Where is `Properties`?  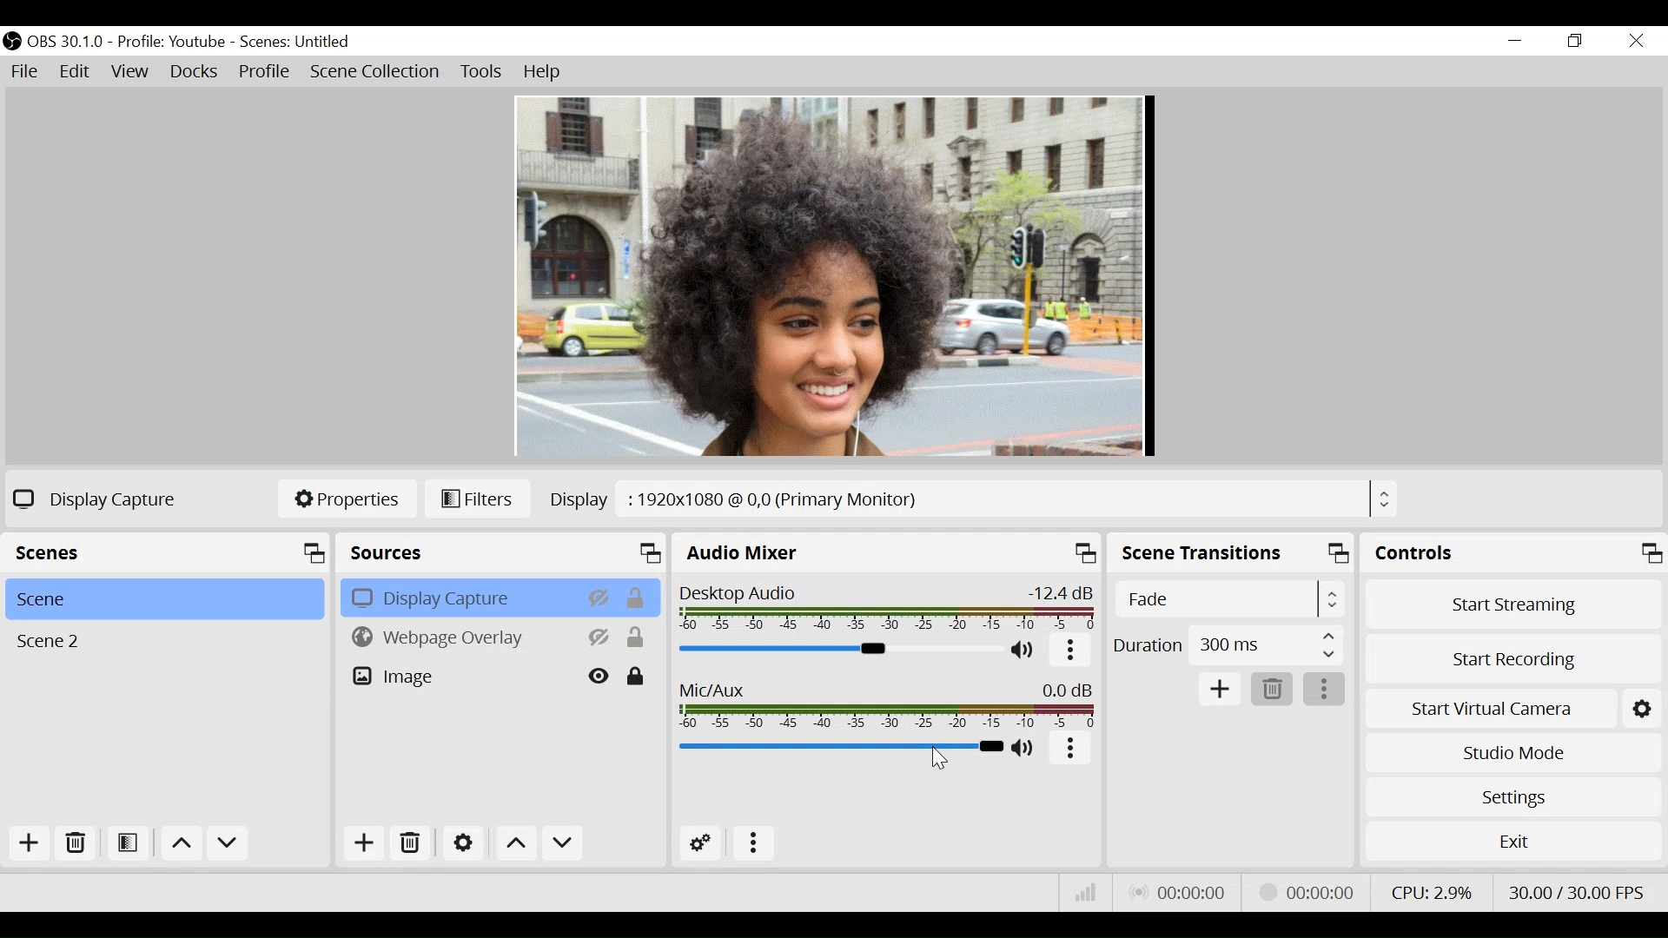
Properties is located at coordinates (345, 500).